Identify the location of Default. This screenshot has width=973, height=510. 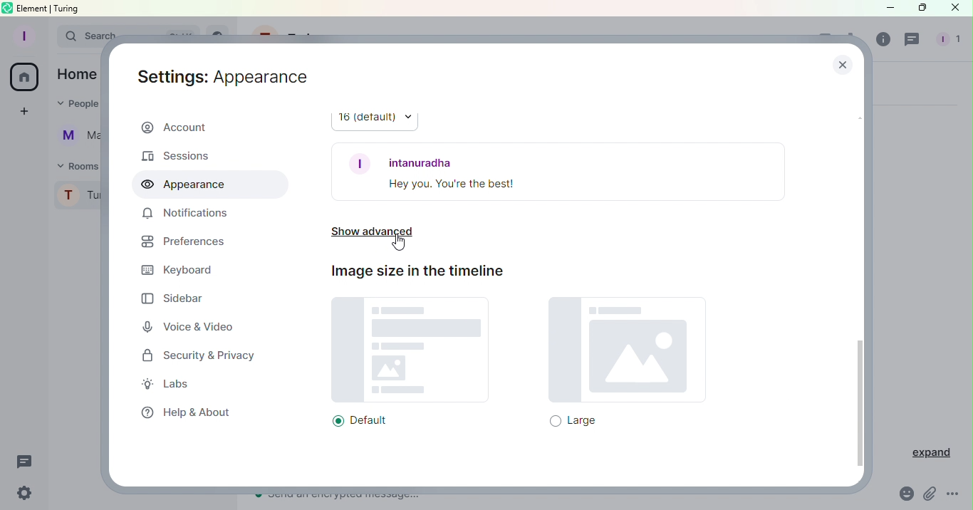
(410, 366).